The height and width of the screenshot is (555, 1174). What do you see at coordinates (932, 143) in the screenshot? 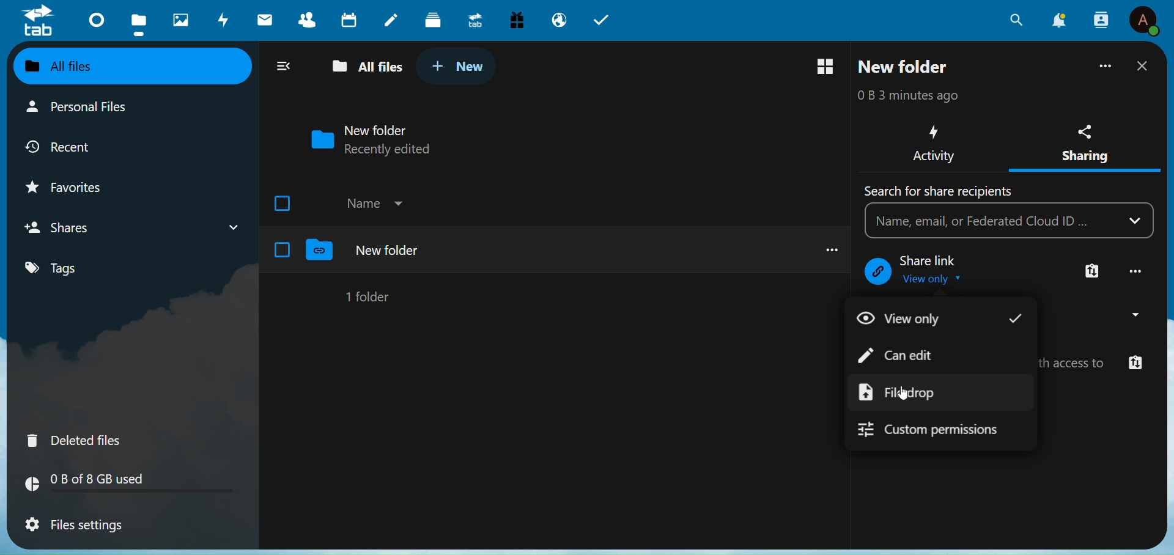
I see `Activity` at bounding box center [932, 143].